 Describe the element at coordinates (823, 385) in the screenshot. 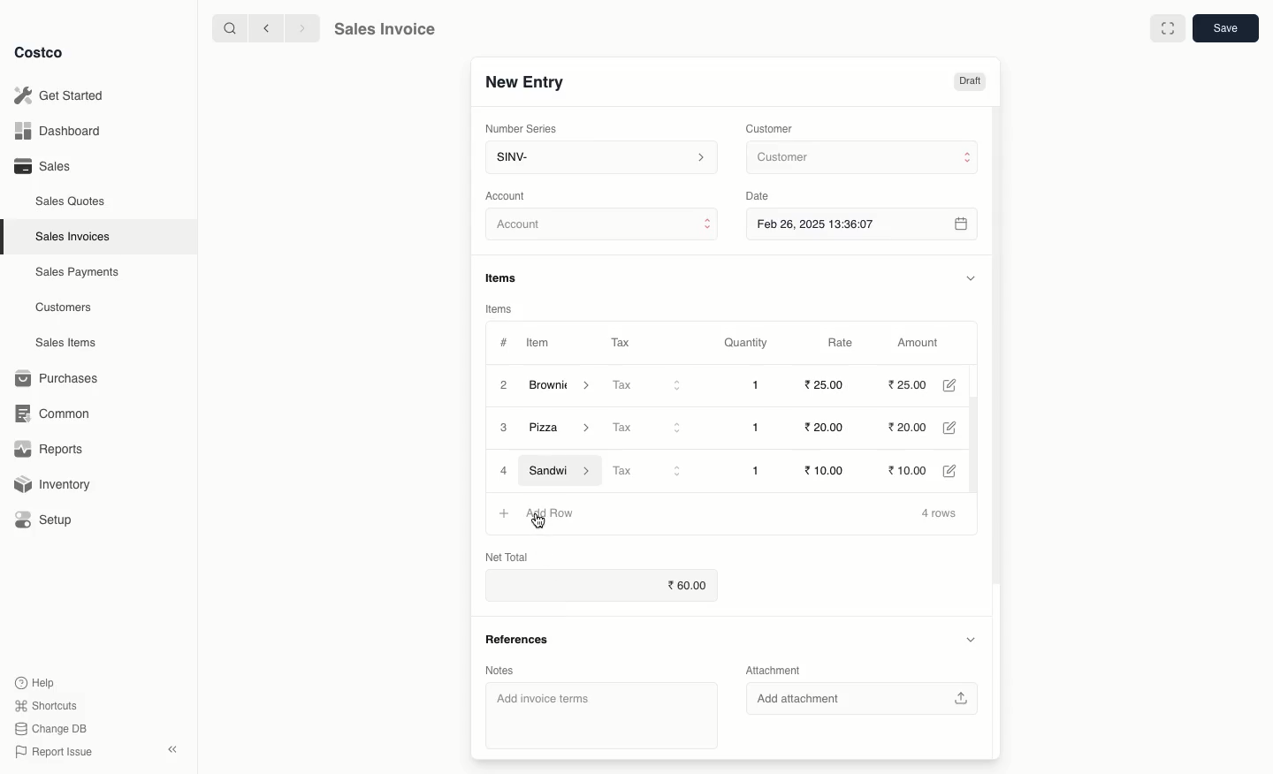

I see `25.00` at that location.